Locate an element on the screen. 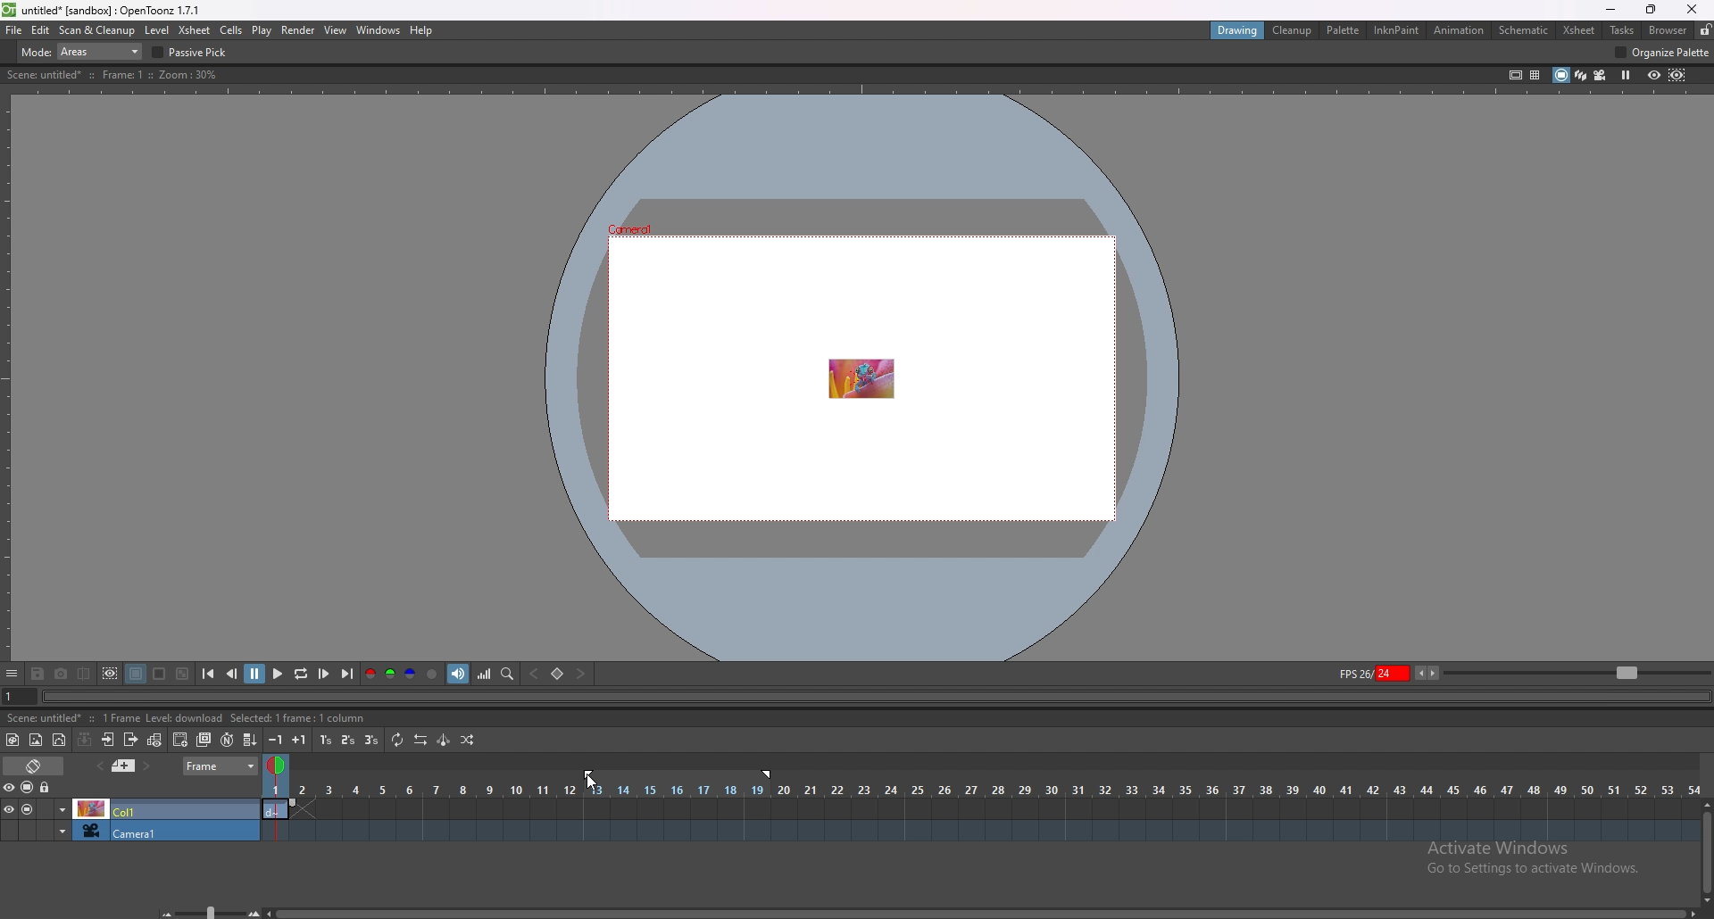 This screenshot has height=919, width=1714. description is located at coordinates (114, 75).